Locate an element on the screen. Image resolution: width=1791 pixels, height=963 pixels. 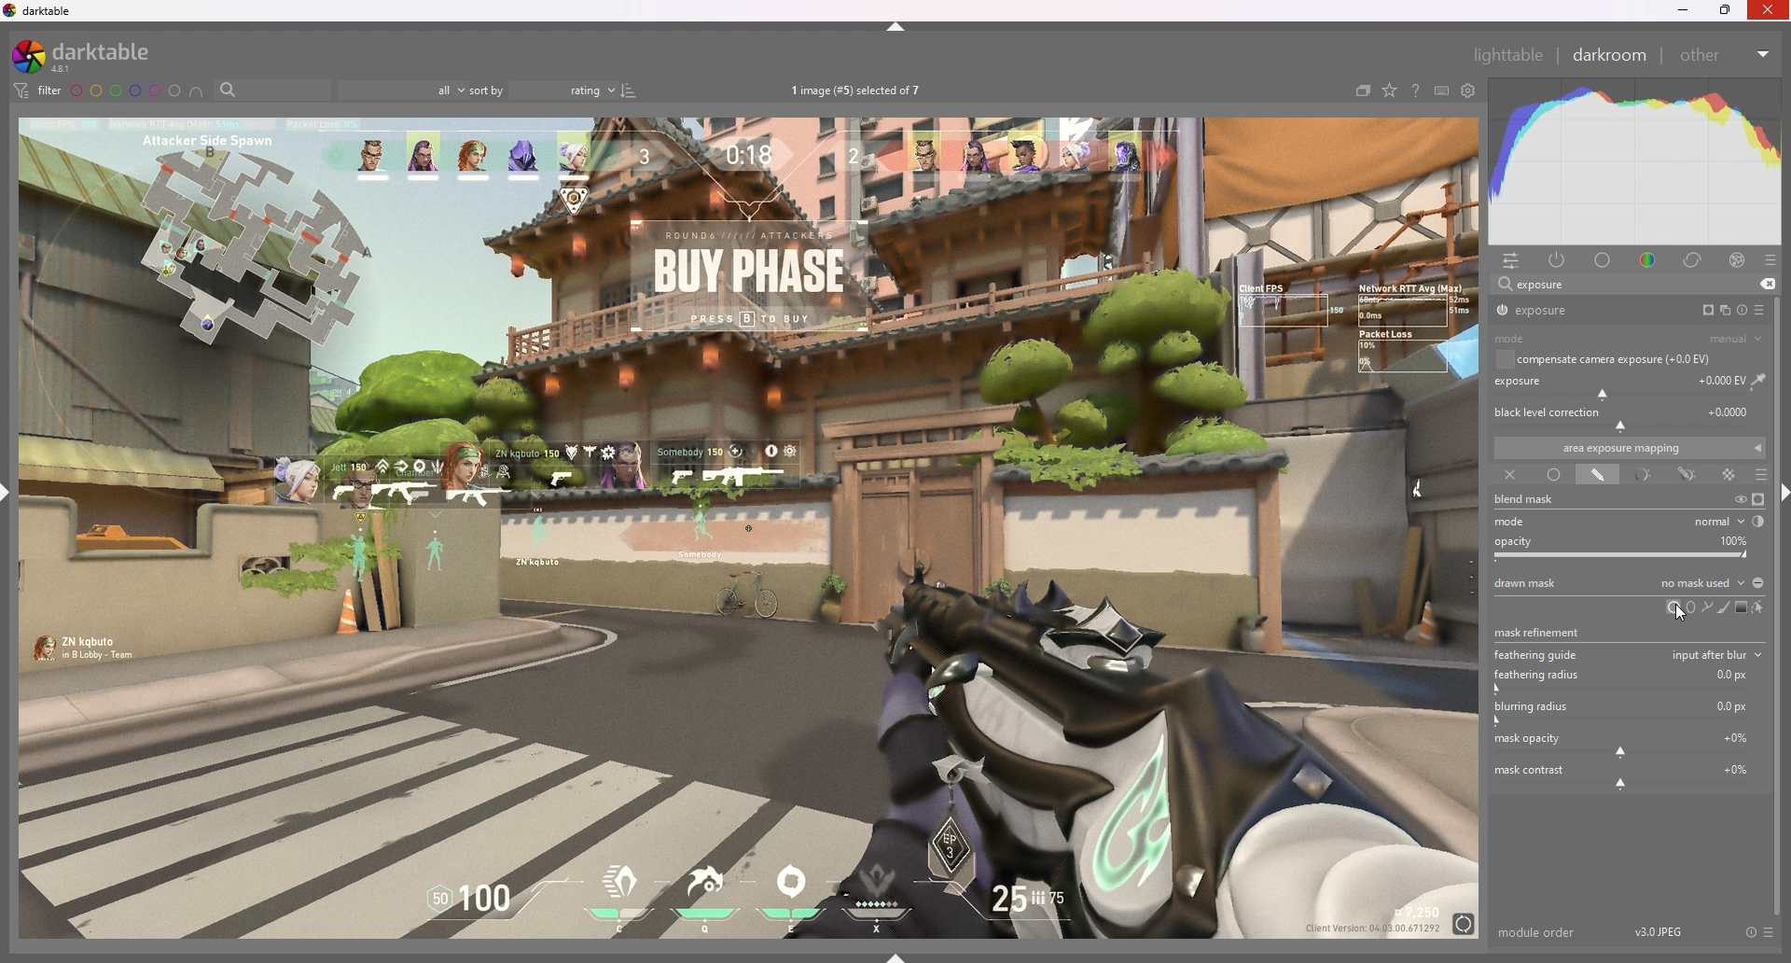
keyboars shortcut is located at coordinates (1440, 91).